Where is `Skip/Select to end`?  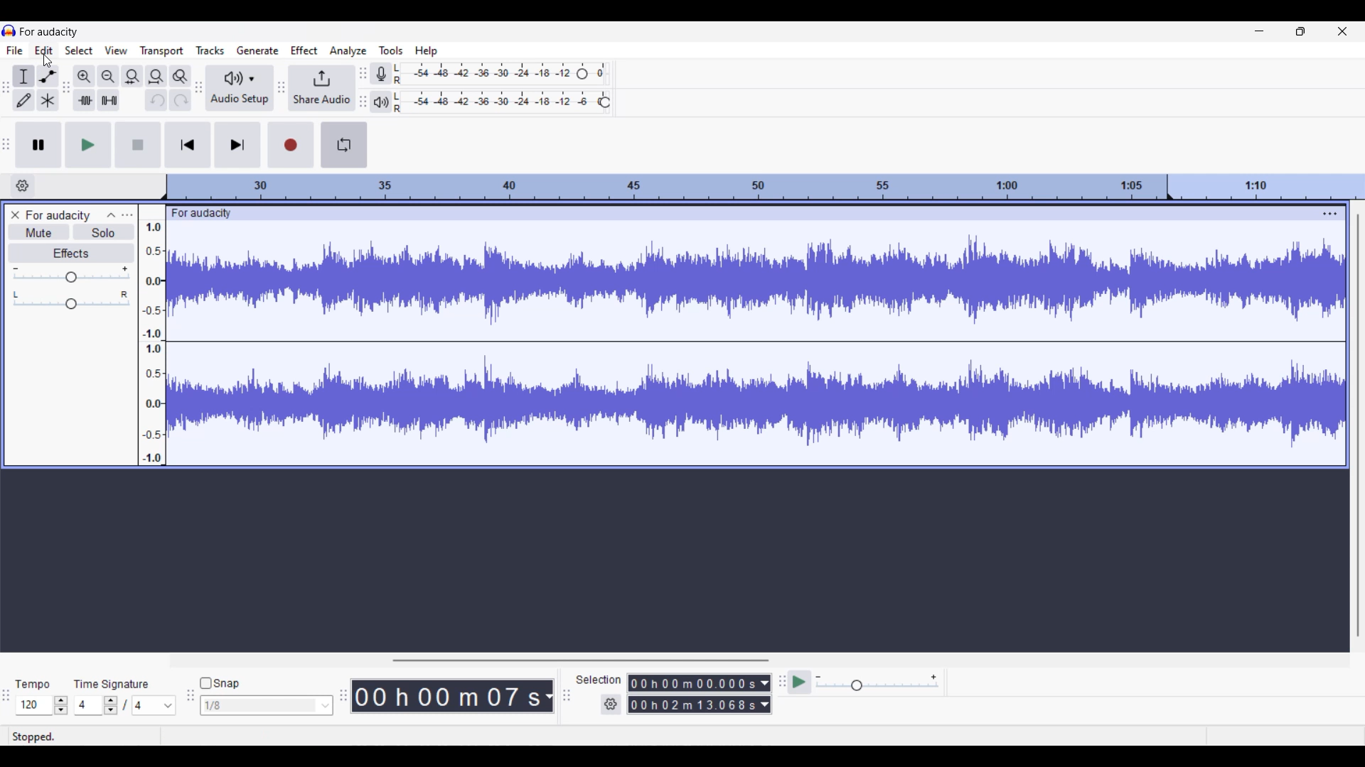
Skip/Select to end is located at coordinates (238, 145).